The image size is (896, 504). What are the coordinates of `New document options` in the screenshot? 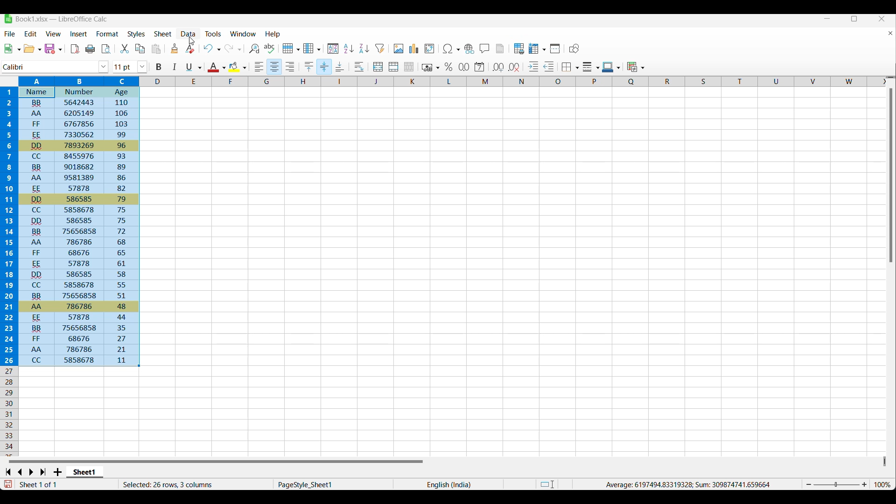 It's located at (13, 49).